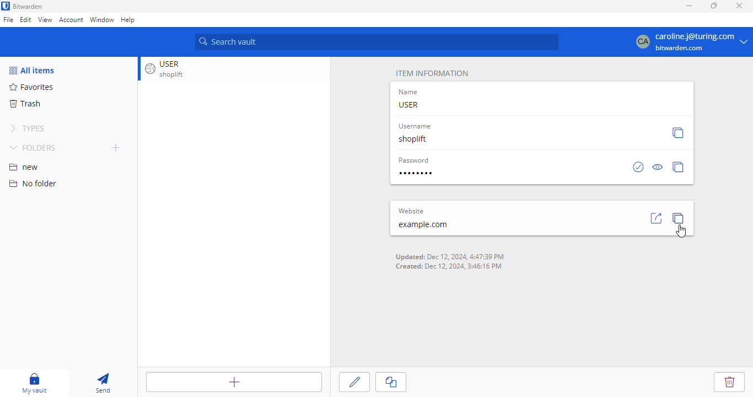 This screenshot has width=753, height=397. I want to click on favorites, so click(31, 87).